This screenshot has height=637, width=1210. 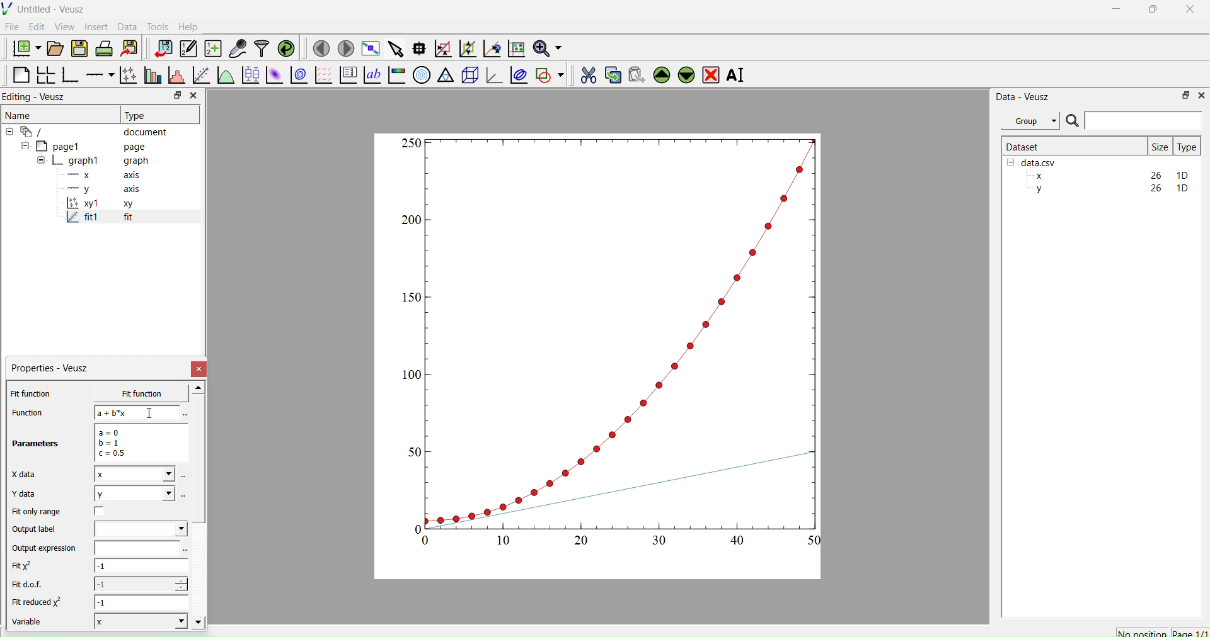 What do you see at coordinates (261, 48) in the screenshot?
I see `Filter data` at bounding box center [261, 48].